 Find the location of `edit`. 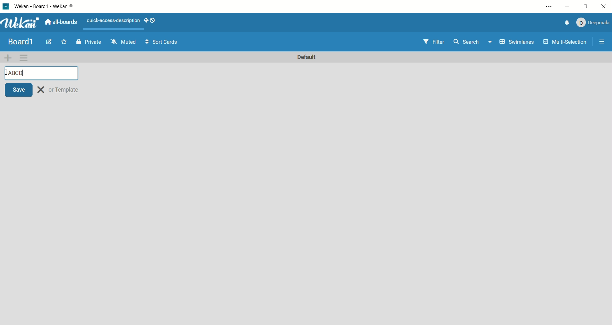

edit is located at coordinates (48, 42).